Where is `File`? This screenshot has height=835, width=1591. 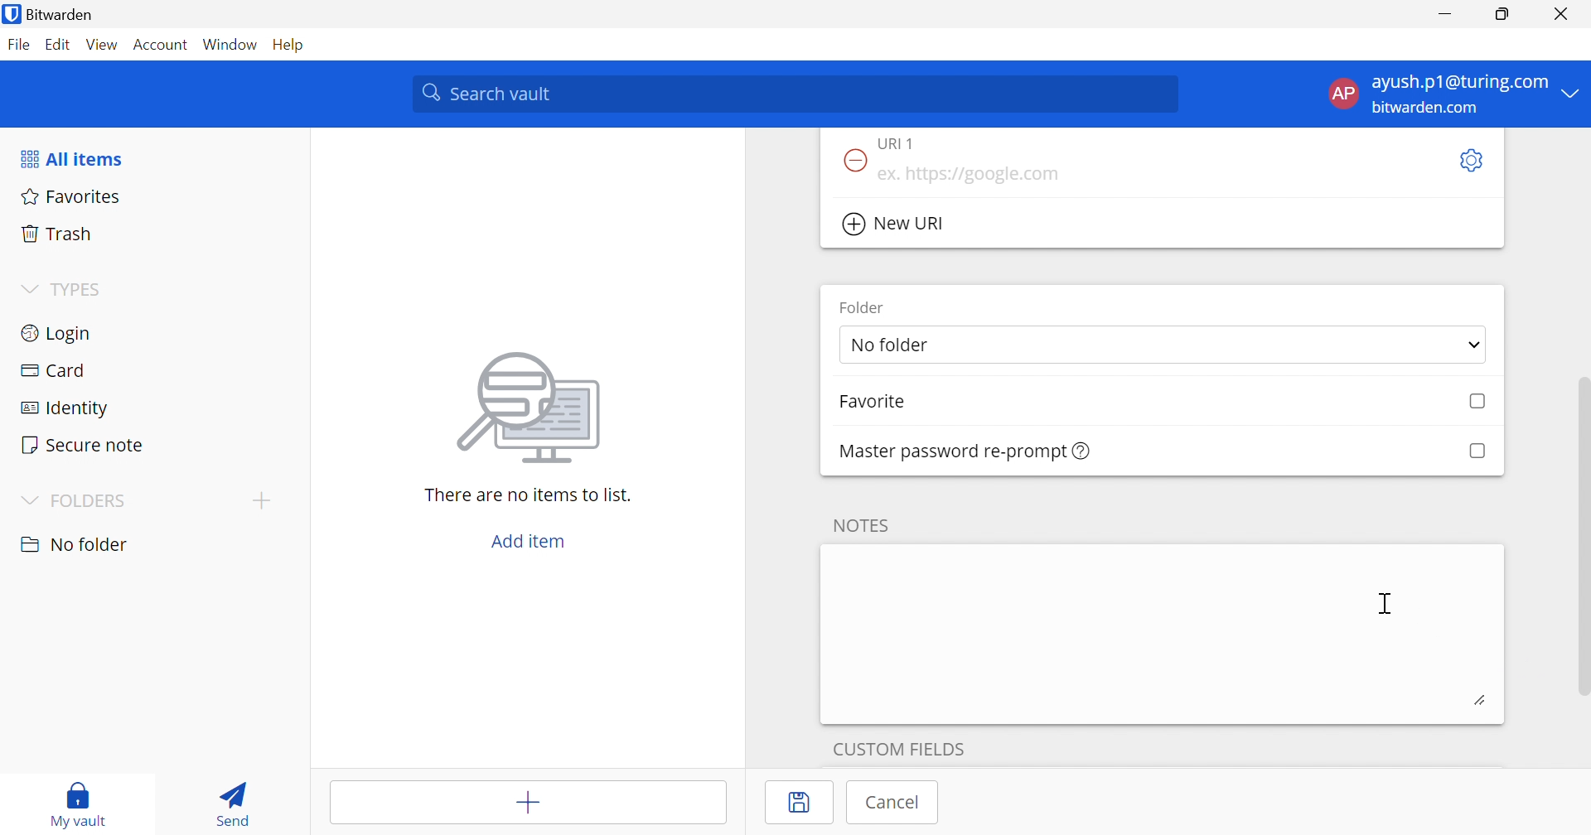
File is located at coordinates (18, 44).